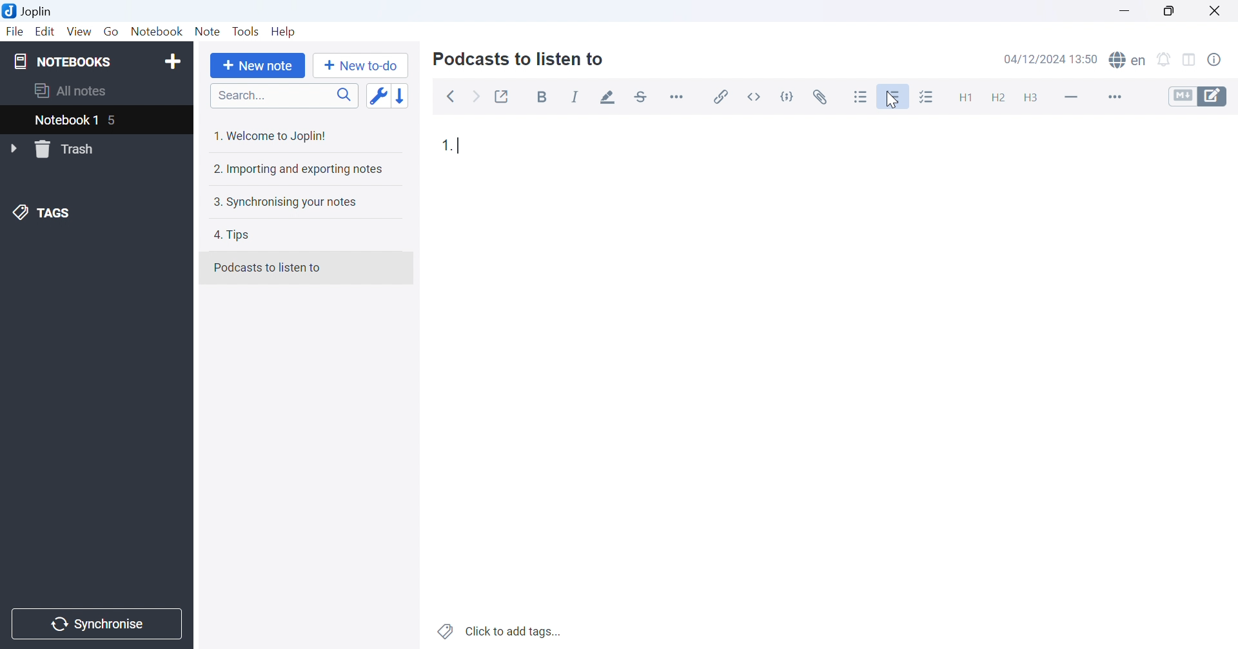 Image resolution: width=1238 pixels, height=649 pixels. Describe the element at coordinates (1113, 96) in the screenshot. I see `More` at that location.